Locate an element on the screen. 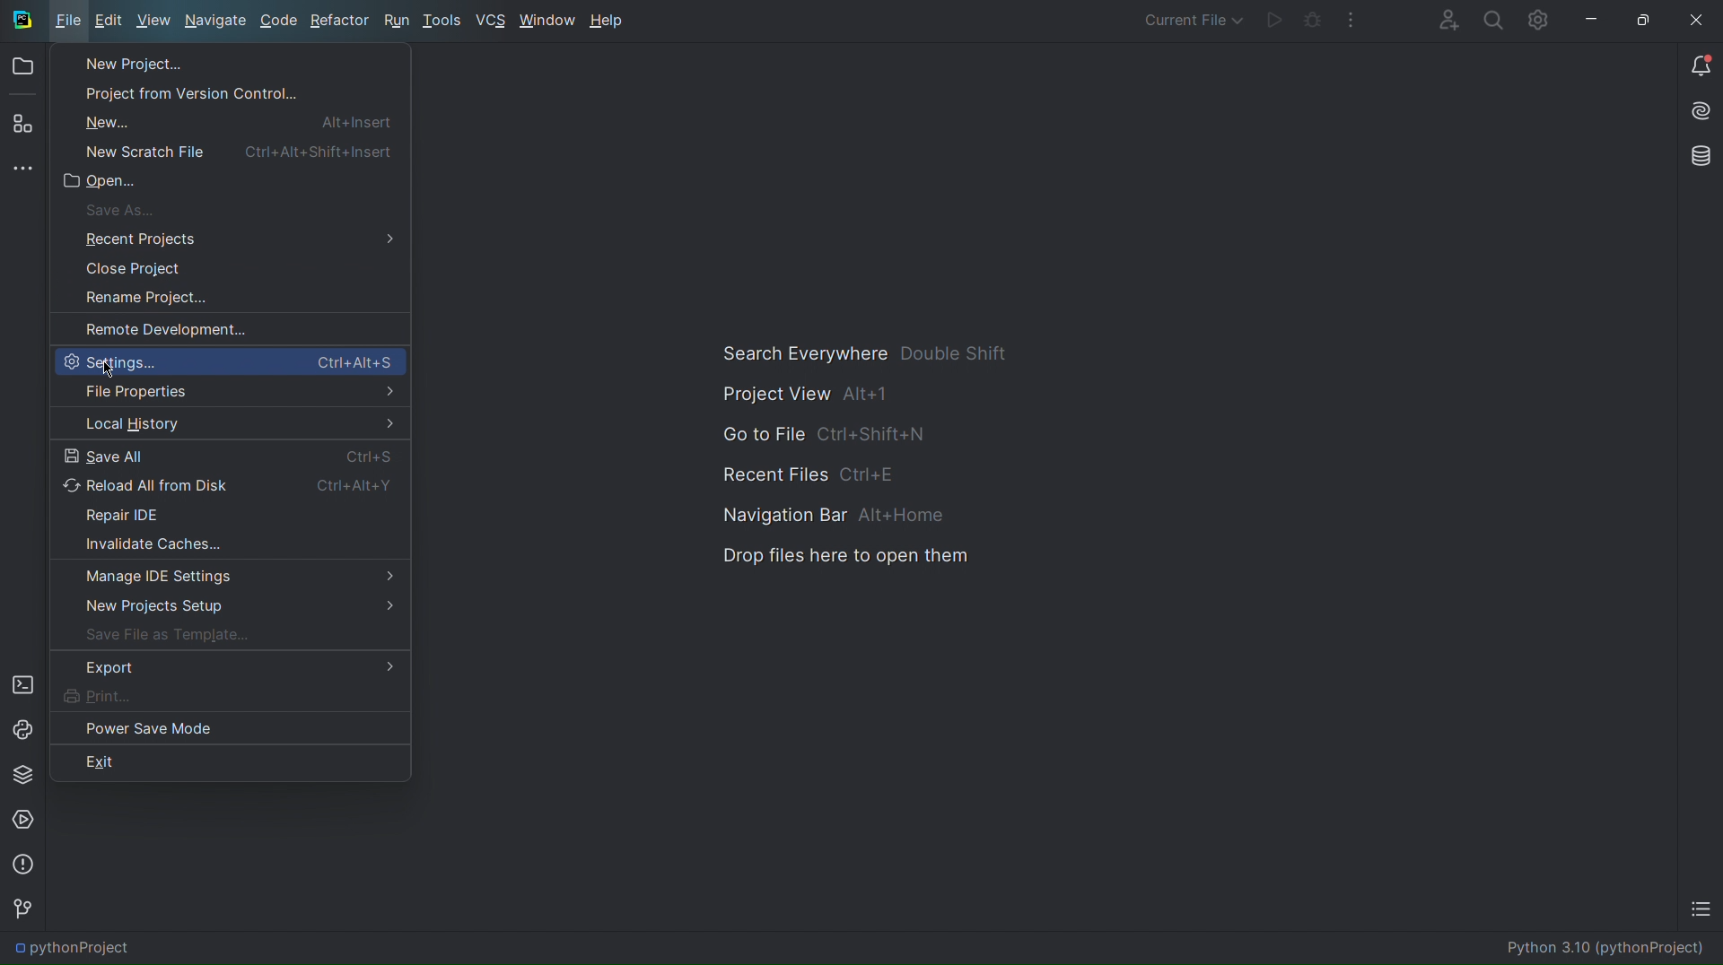 Image resolution: width=1723 pixels, height=965 pixels. Power Save Mode is located at coordinates (149, 728).